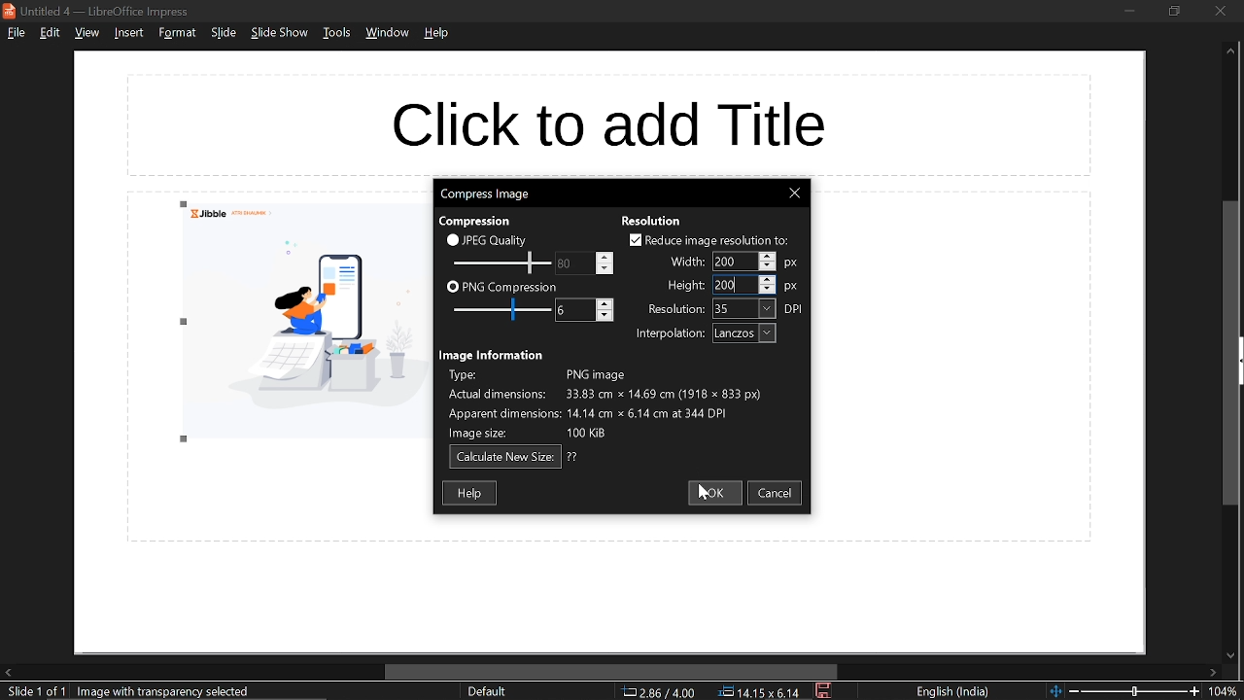 The width and height of the screenshot is (1244, 700). What do you see at coordinates (1230, 52) in the screenshot?
I see `Move up` at bounding box center [1230, 52].